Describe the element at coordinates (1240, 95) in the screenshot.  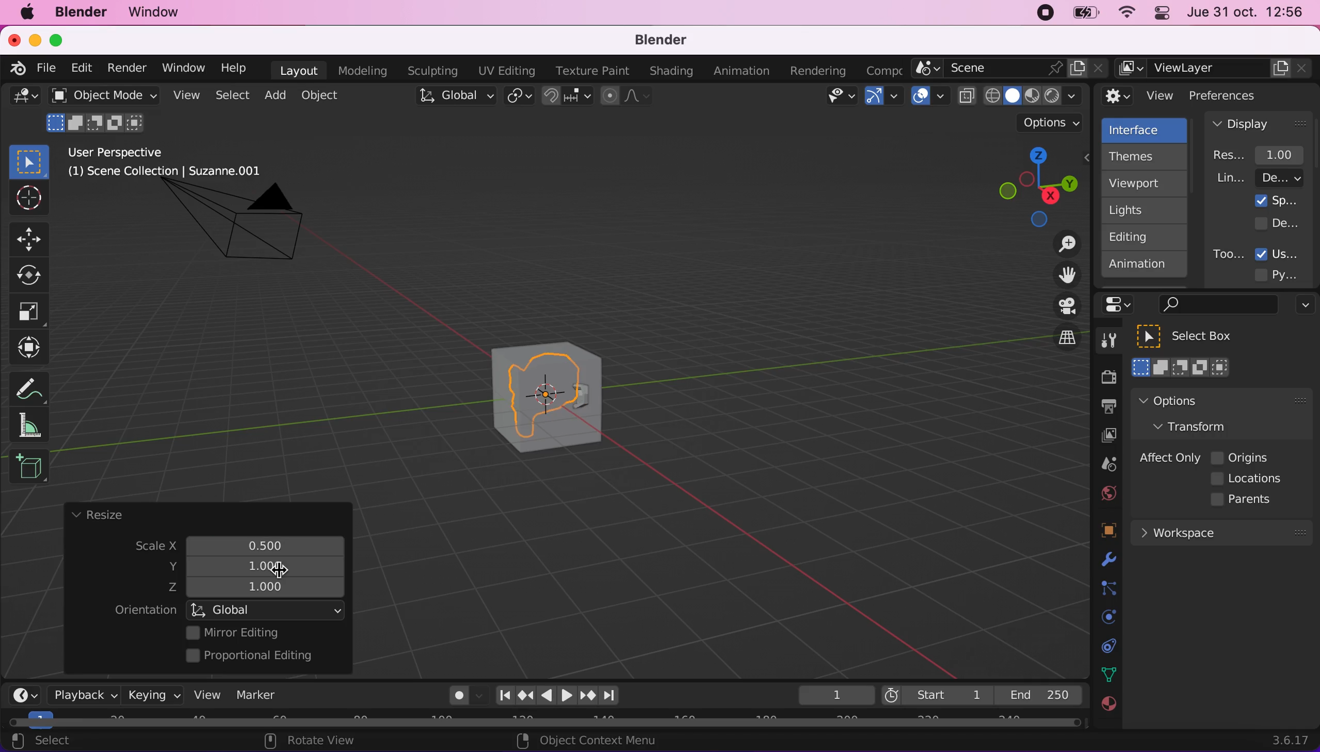
I see `preferences` at that location.